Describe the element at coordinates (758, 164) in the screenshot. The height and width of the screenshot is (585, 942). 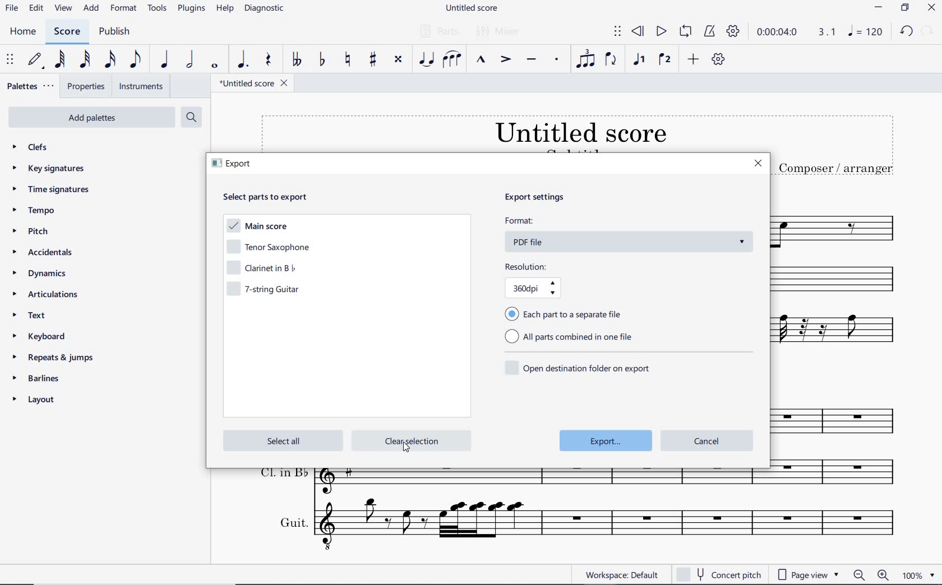
I see `close` at that location.